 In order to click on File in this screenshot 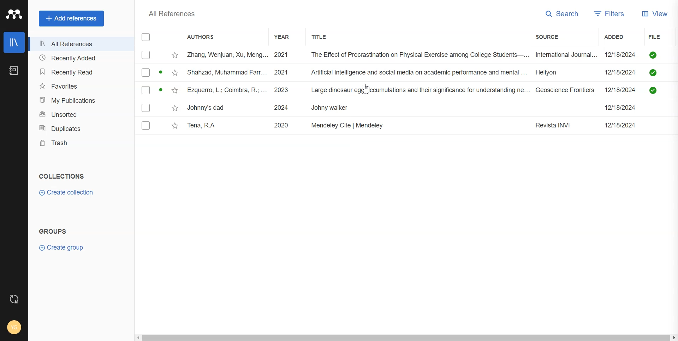, I will do `click(392, 54)`.